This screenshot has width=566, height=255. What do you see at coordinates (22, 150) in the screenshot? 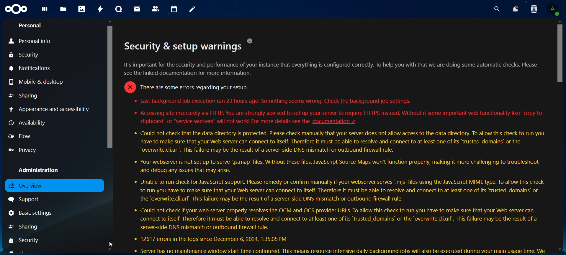
I see `privacy` at bounding box center [22, 150].